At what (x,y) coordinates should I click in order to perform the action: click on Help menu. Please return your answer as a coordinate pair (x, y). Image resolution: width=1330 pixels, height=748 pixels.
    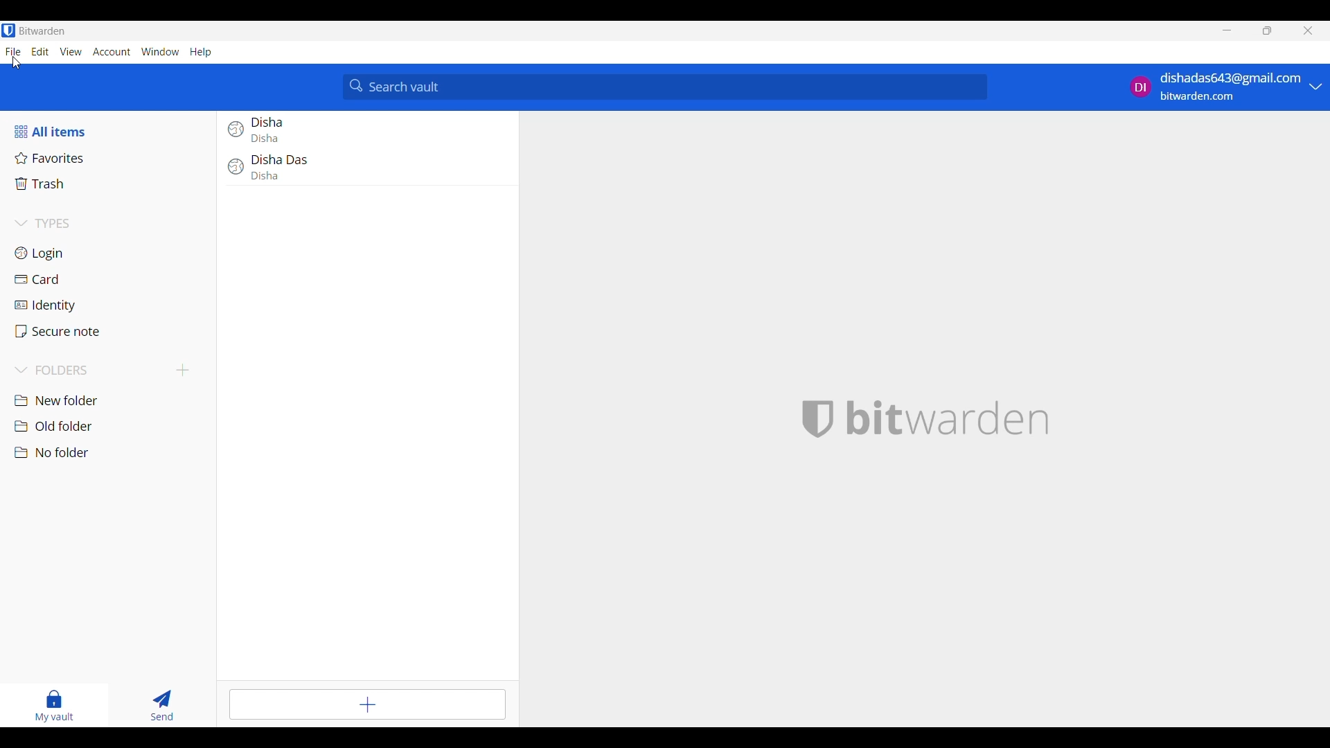
    Looking at the image, I should click on (201, 53).